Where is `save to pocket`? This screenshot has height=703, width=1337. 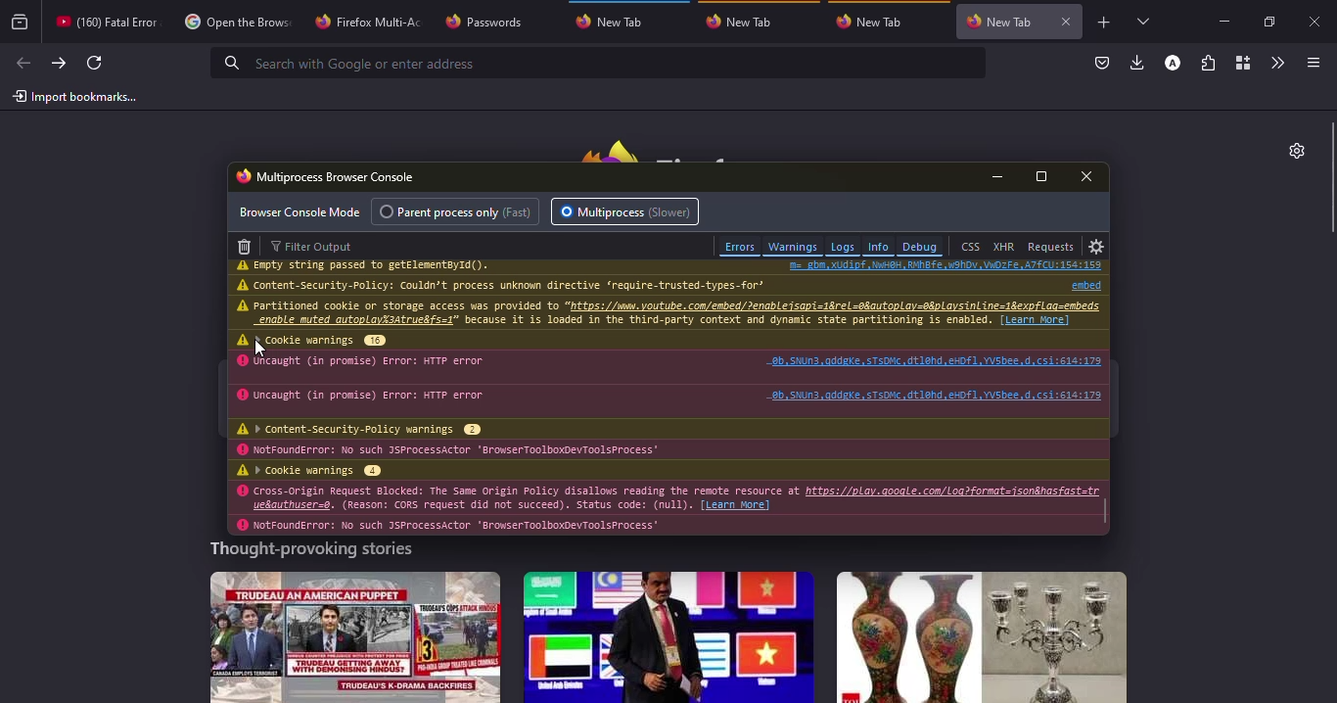 save to pocket is located at coordinates (1100, 63).